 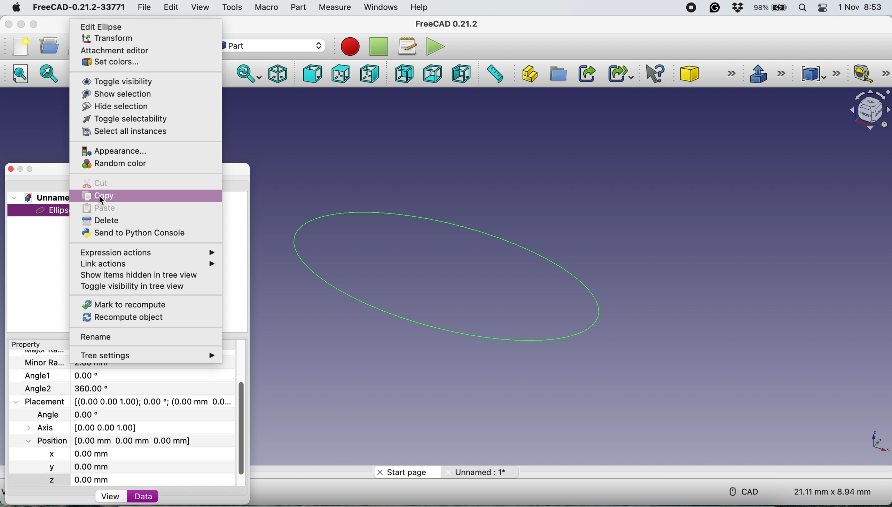 What do you see at coordinates (88, 426) in the screenshot?
I see `Axis` at bounding box center [88, 426].